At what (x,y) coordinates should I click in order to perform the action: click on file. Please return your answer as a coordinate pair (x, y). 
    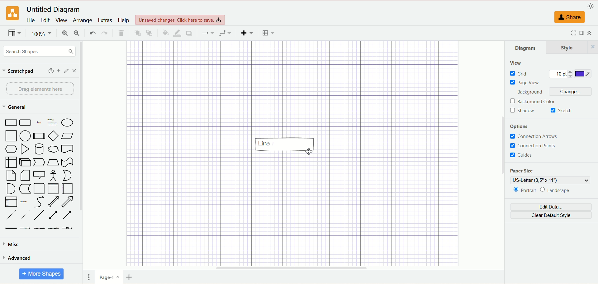
    Looking at the image, I should click on (31, 21).